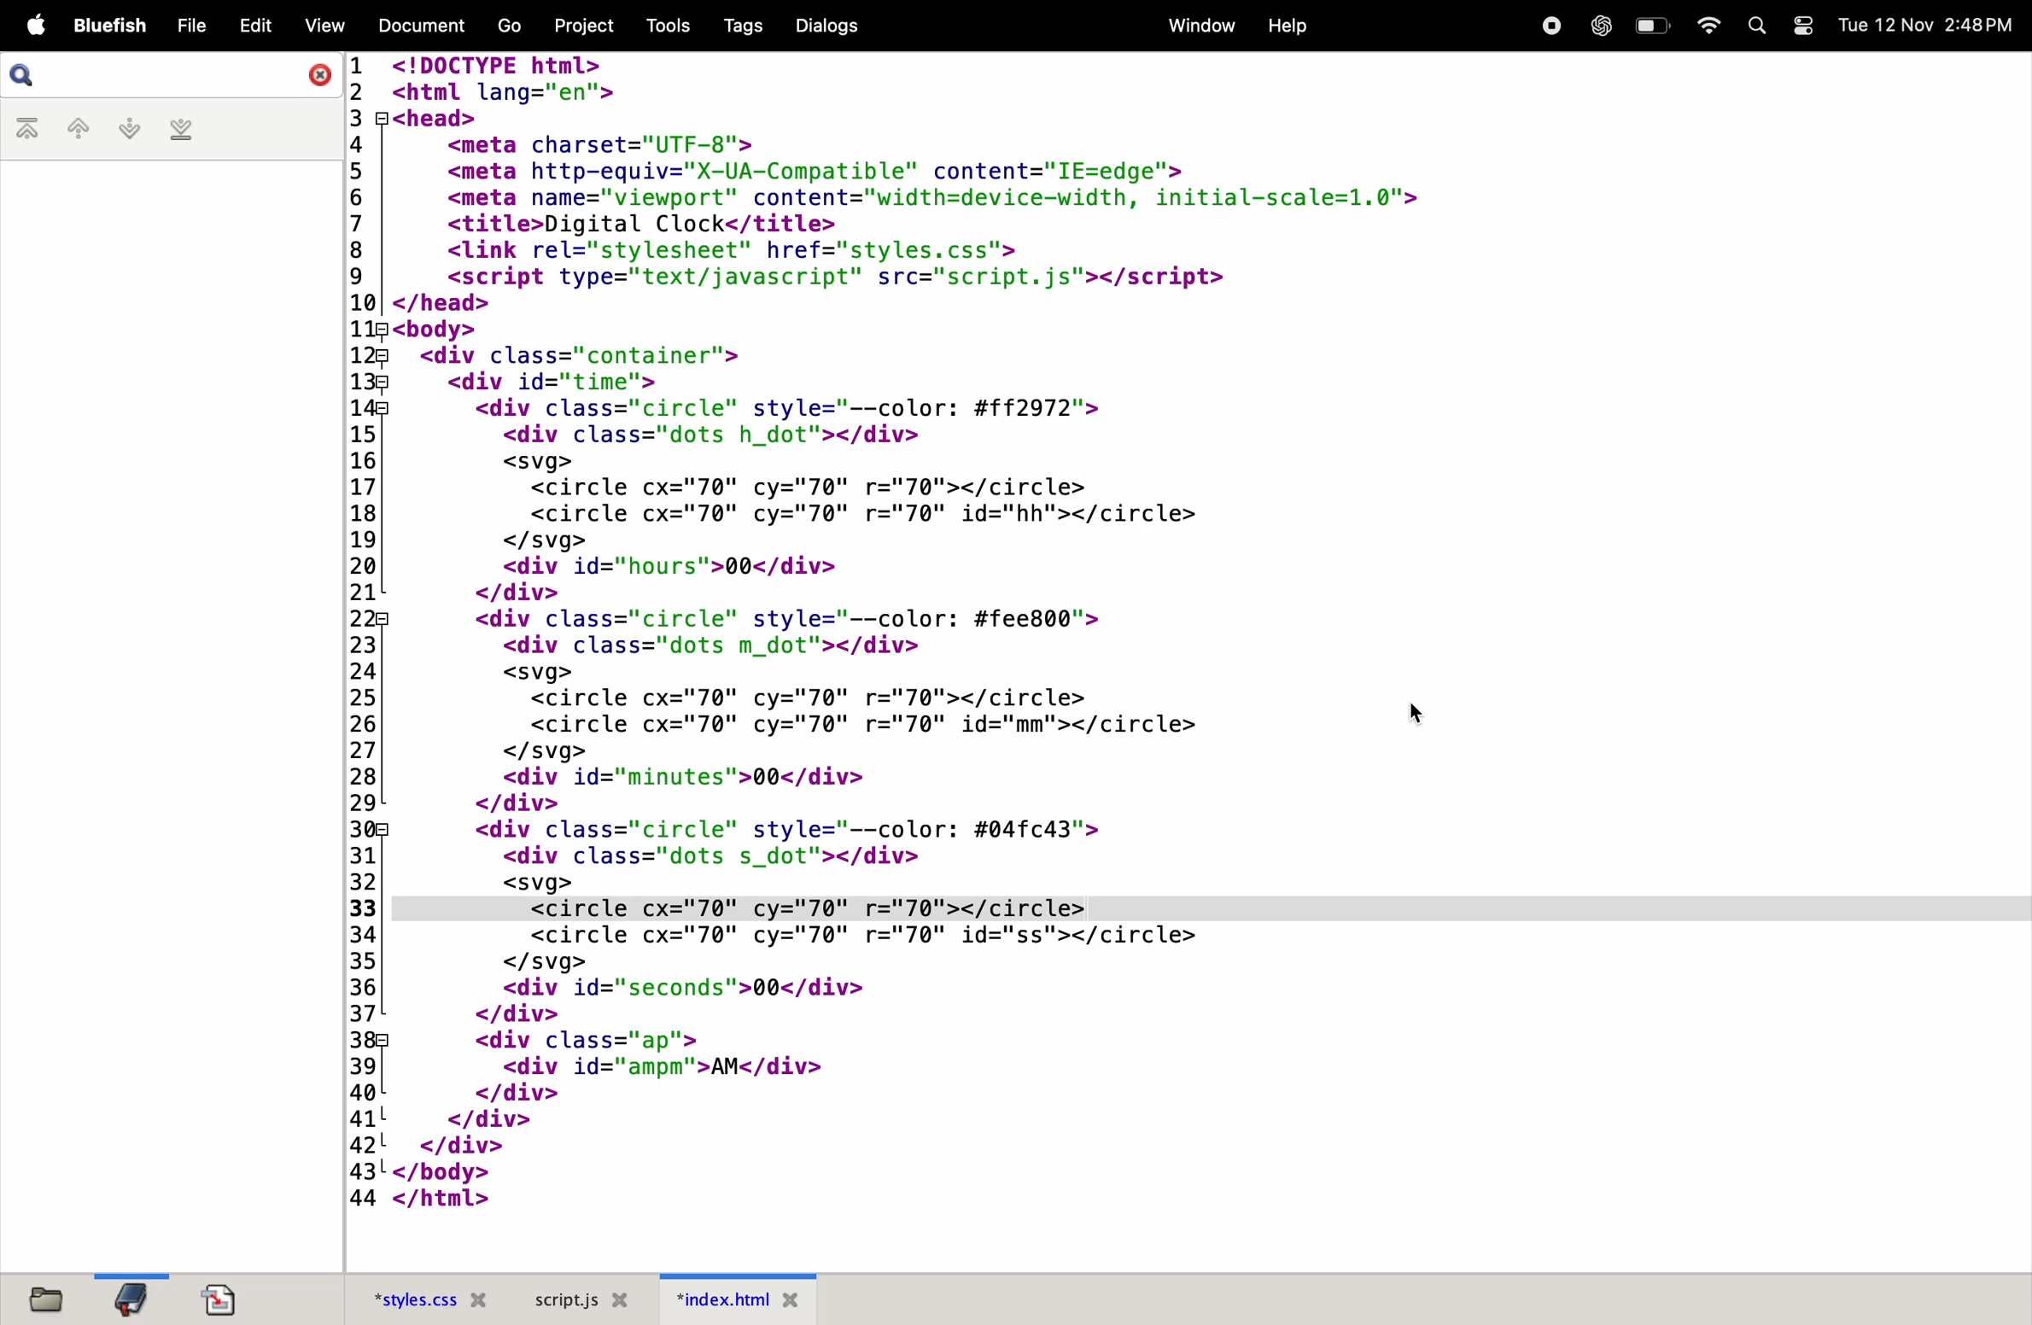 The width and height of the screenshot is (2032, 1325). Describe the element at coordinates (189, 25) in the screenshot. I see `file` at that location.